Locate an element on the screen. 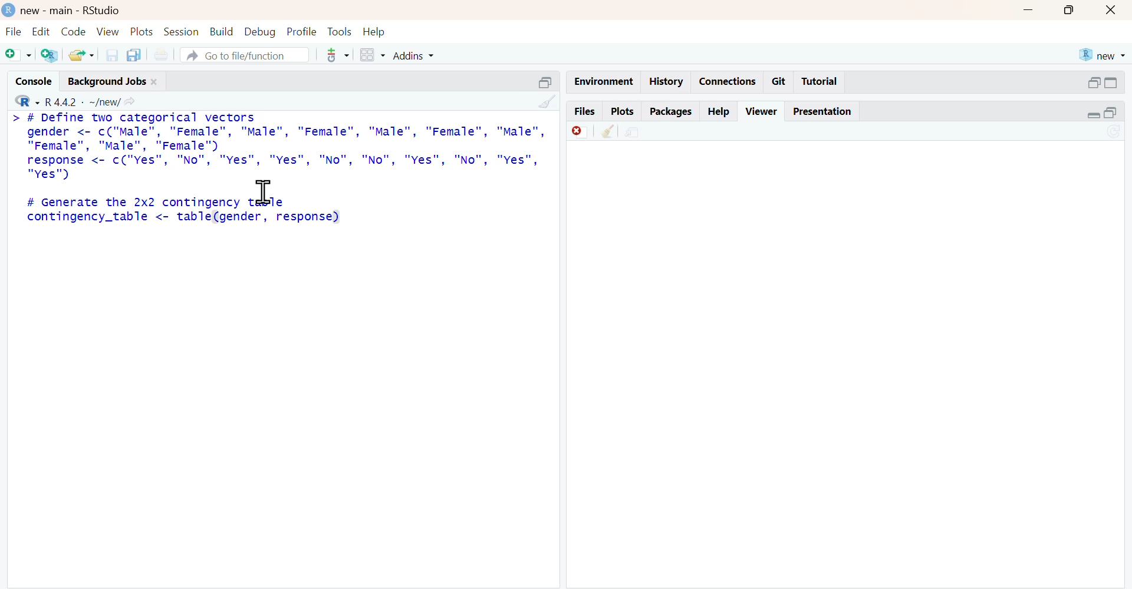 The height and width of the screenshot is (589, 1132). help is located at coordinates (719, 112).